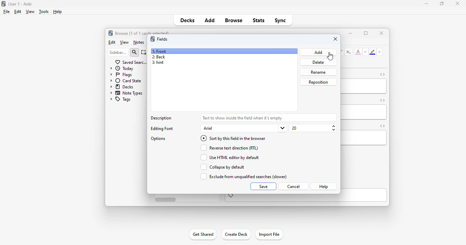 This screenshot has width=466, height=245. I want to click on card state, so click(126, 81).